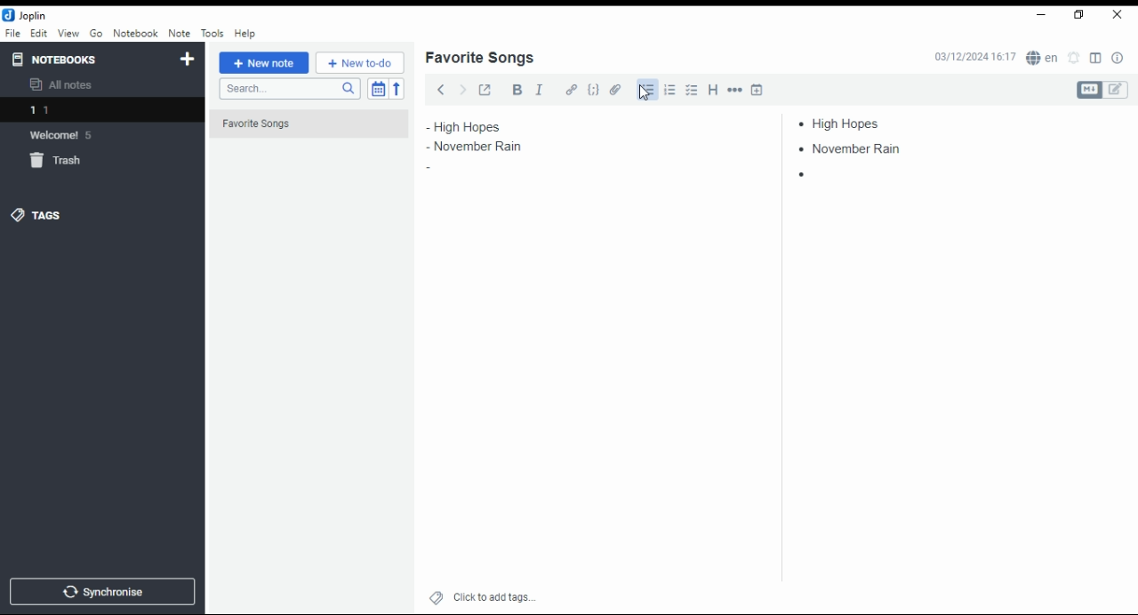 This screenshot has width=1138, height=615. I want to click on close window, so click(1118, 15).